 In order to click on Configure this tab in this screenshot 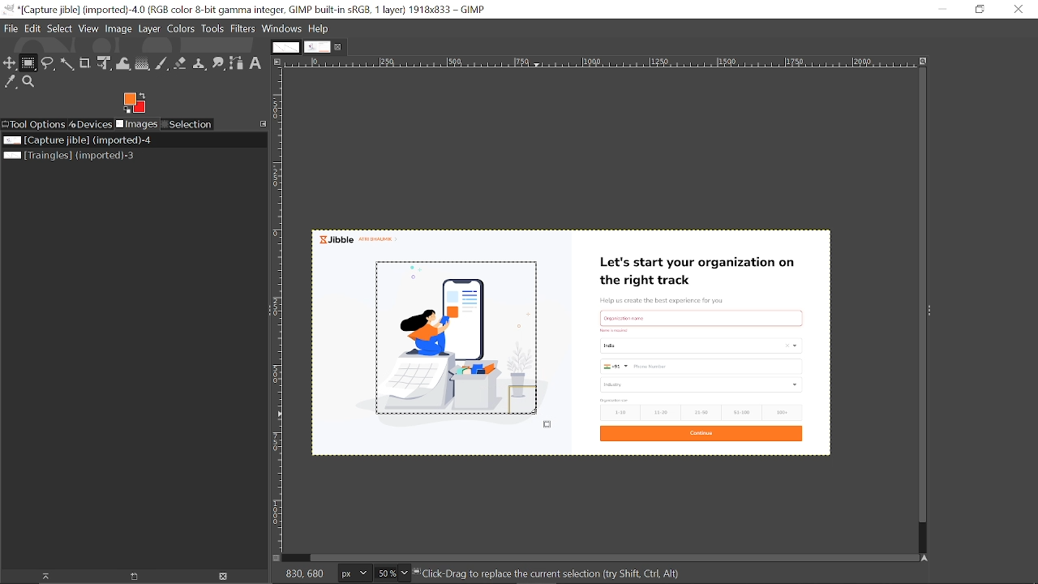, I will do `click(263, 124)`.